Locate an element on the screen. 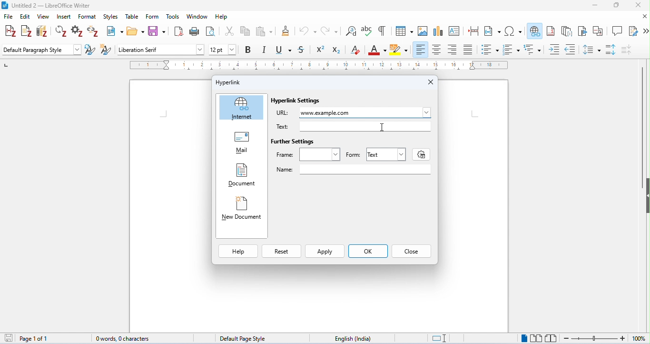  0 words, 0 characters is located at coordinates (124, 339).